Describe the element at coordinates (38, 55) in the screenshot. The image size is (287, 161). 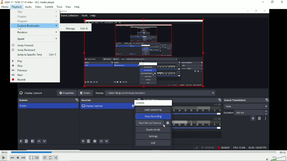
I see `Jump to specific time` at that location.